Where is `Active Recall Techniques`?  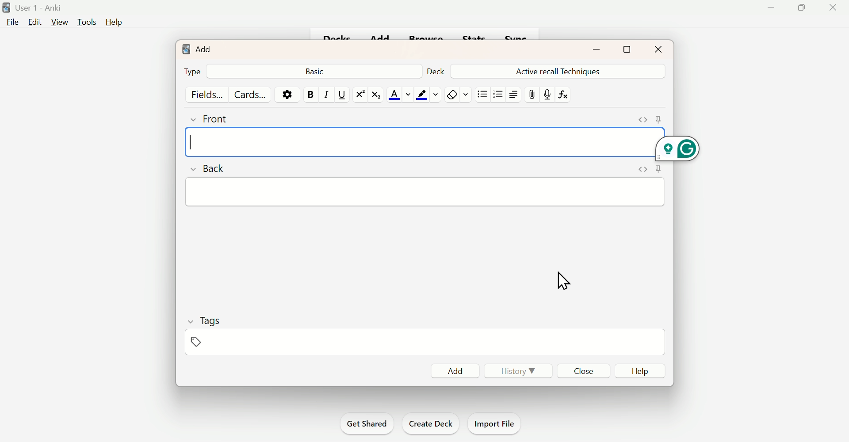 Active Recall Techniques is located at coordinates (560, 70).